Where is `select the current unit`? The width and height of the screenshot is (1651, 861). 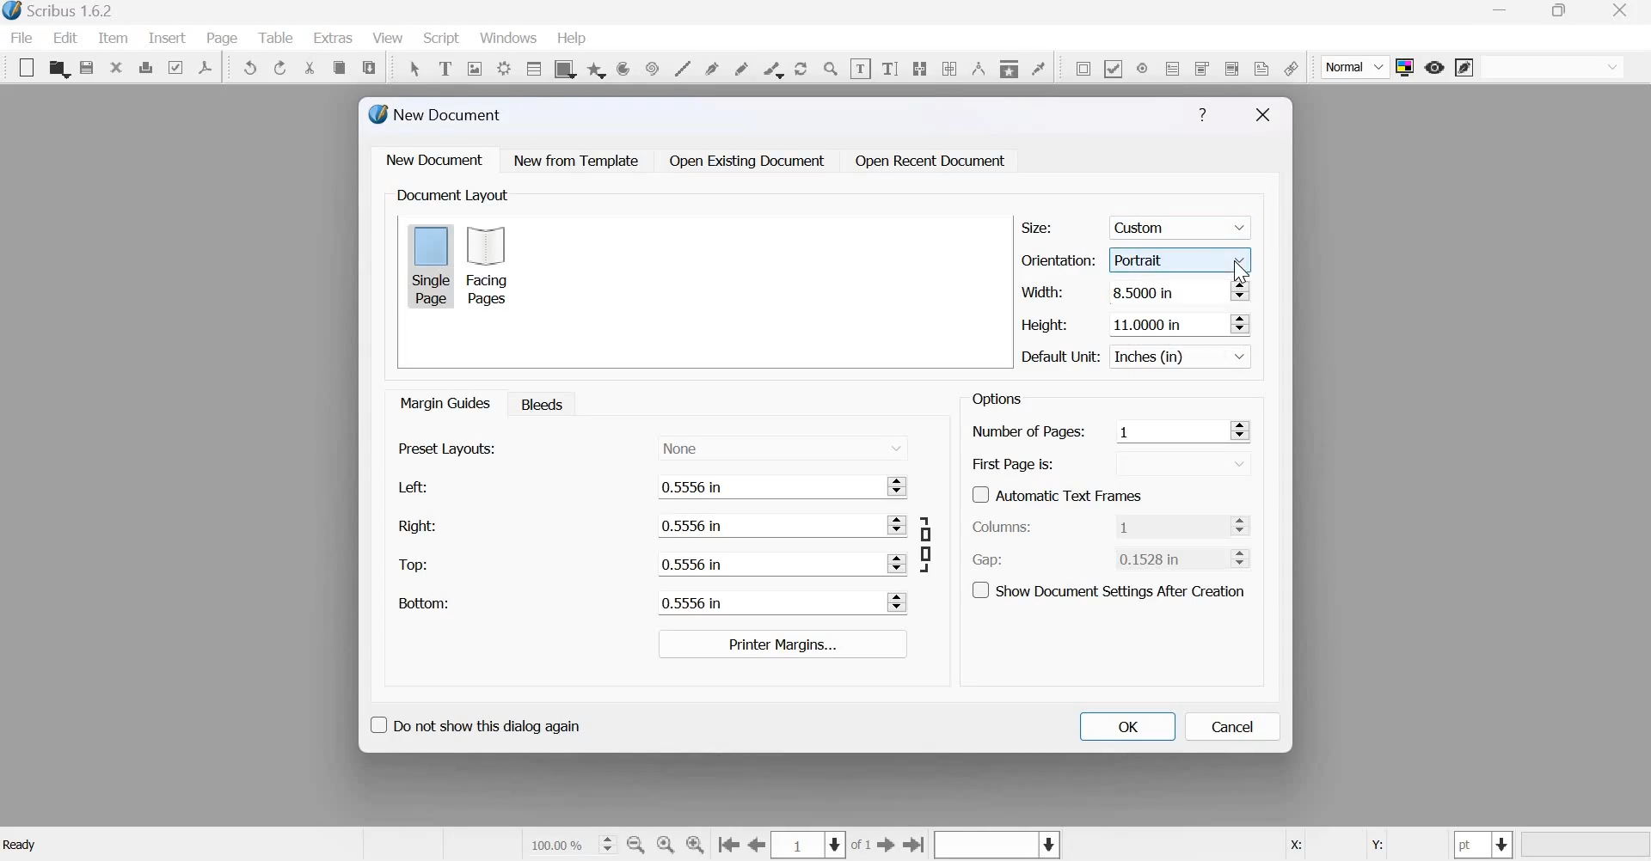
select the current unit is located at coordinates (1484, 845).